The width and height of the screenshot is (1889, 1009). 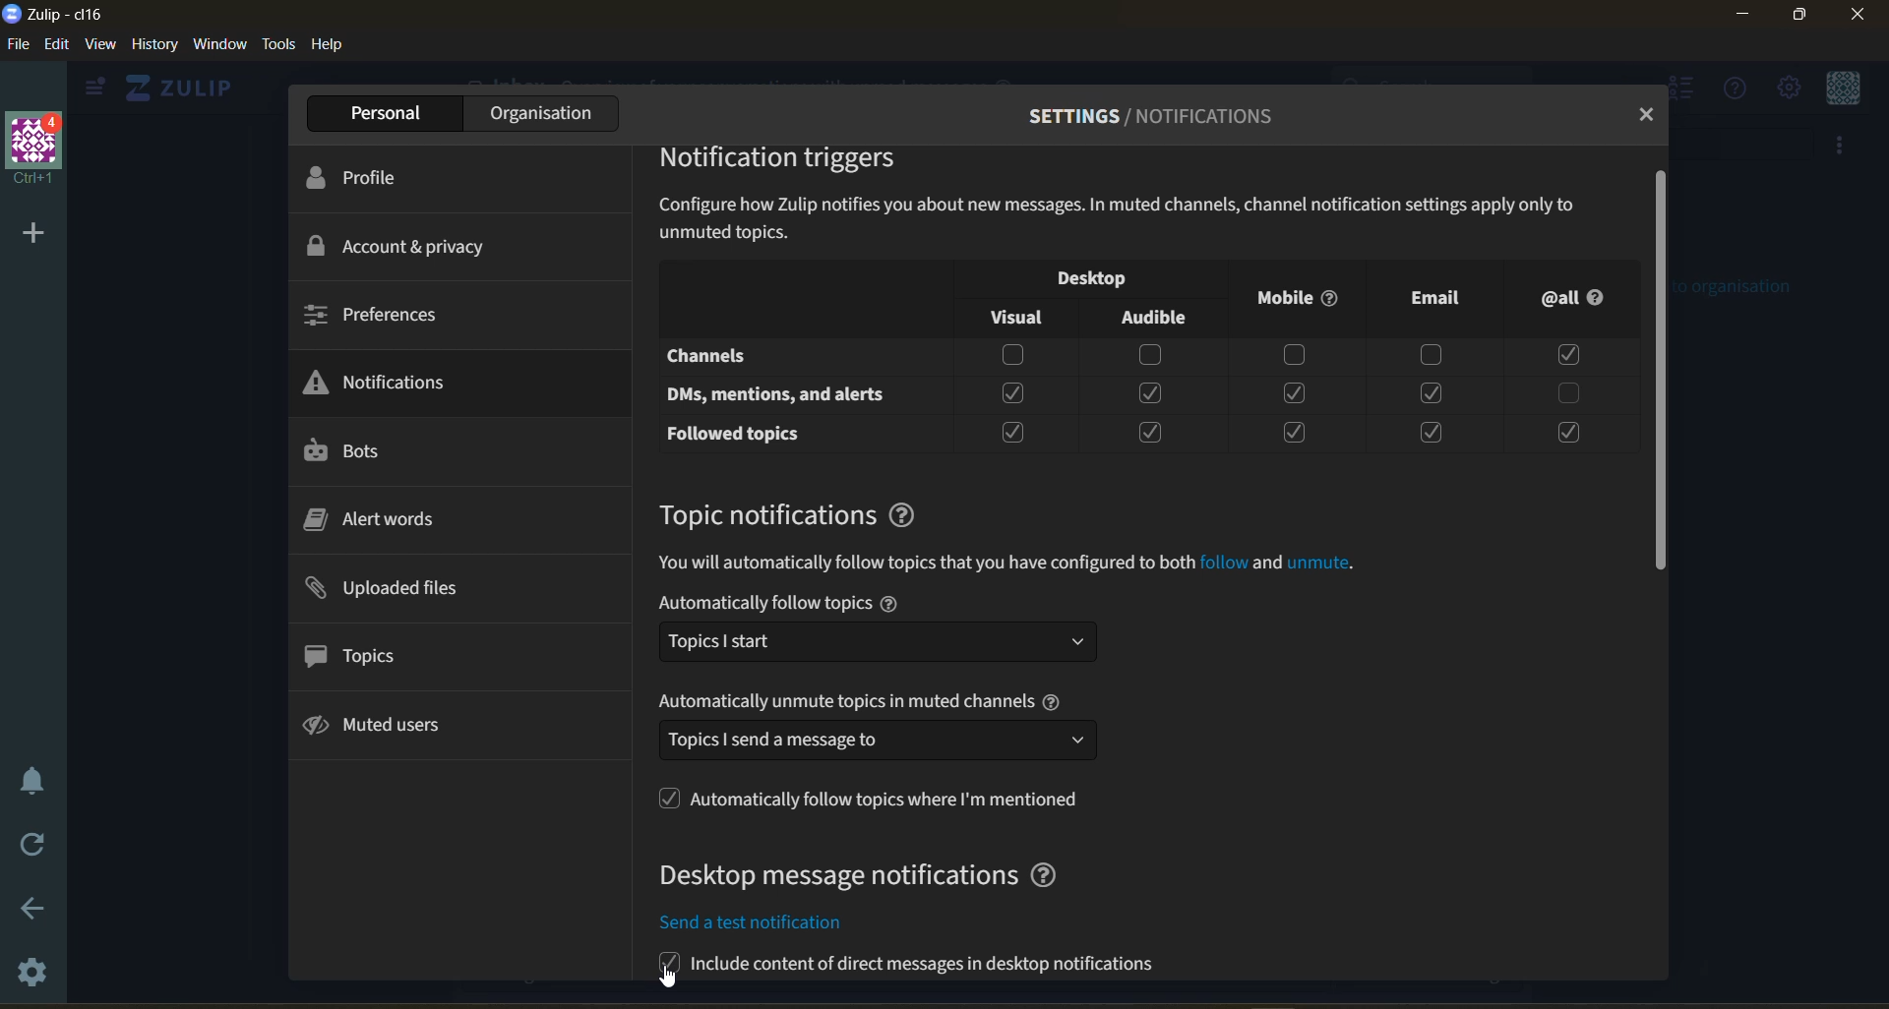 What do you see at coordinates (33, 149) in the screenshot?
I see `organisation name and profile picture` at bounding box center [33, 149].